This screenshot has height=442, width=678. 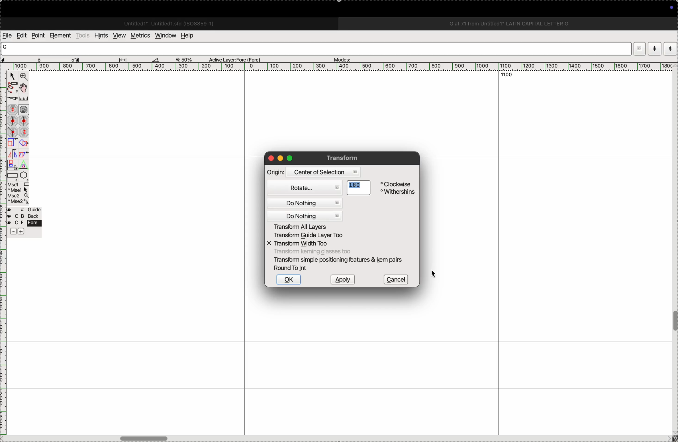 I want to click on Clockwise, so click(x=398, y=184).